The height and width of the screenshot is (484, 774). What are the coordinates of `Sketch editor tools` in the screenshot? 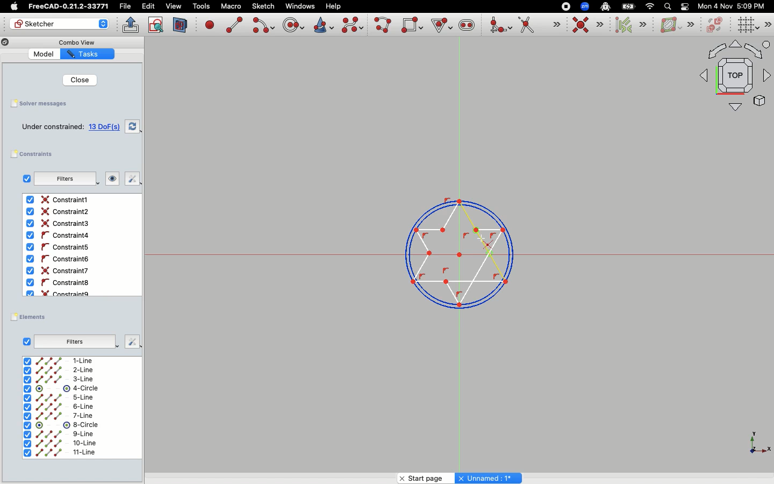 It's located at (767, 24).